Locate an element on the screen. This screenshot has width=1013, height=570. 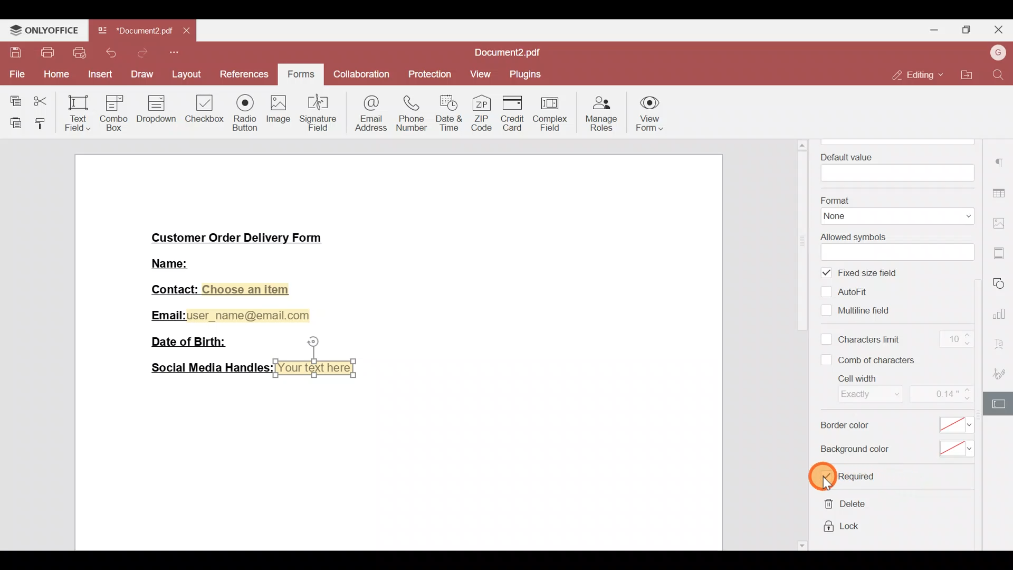
Draw is located at coordinates (142, 73).